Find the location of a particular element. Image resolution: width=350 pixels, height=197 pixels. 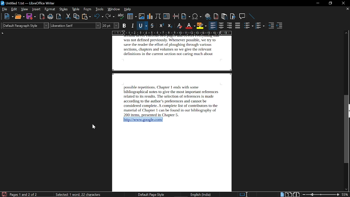

format is located at coordinates (50, 9).